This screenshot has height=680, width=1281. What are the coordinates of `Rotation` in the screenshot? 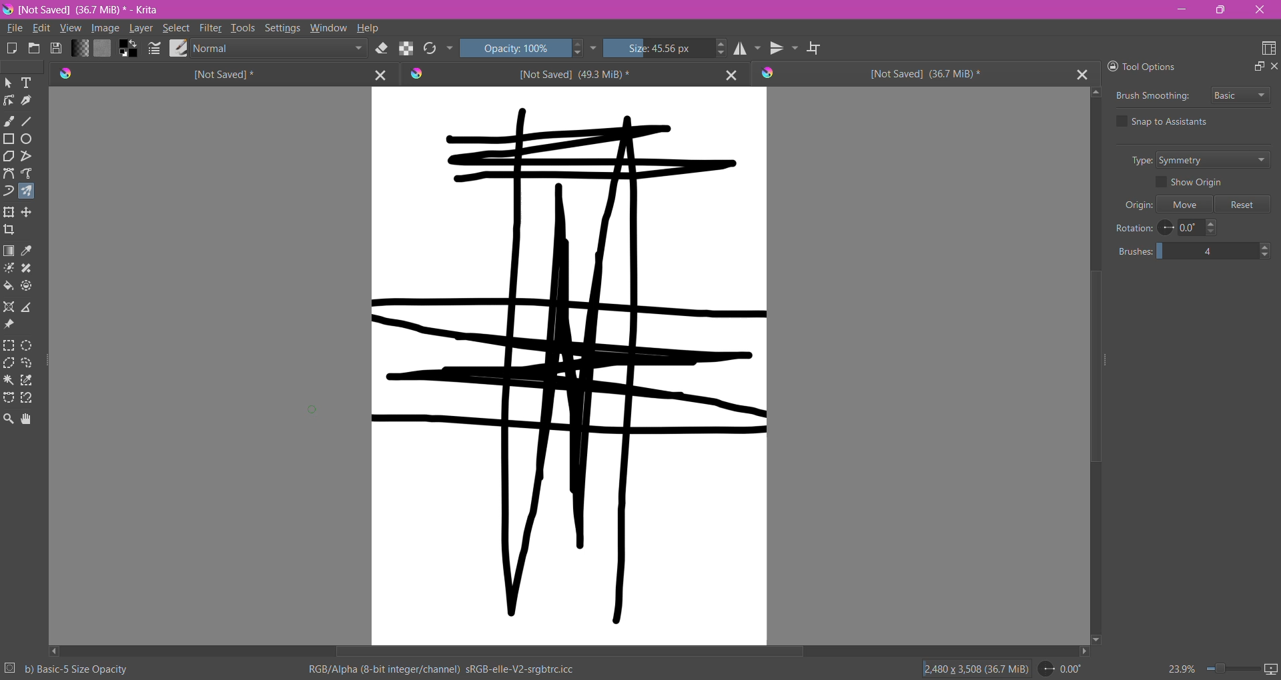 It's located at (1134, 228).